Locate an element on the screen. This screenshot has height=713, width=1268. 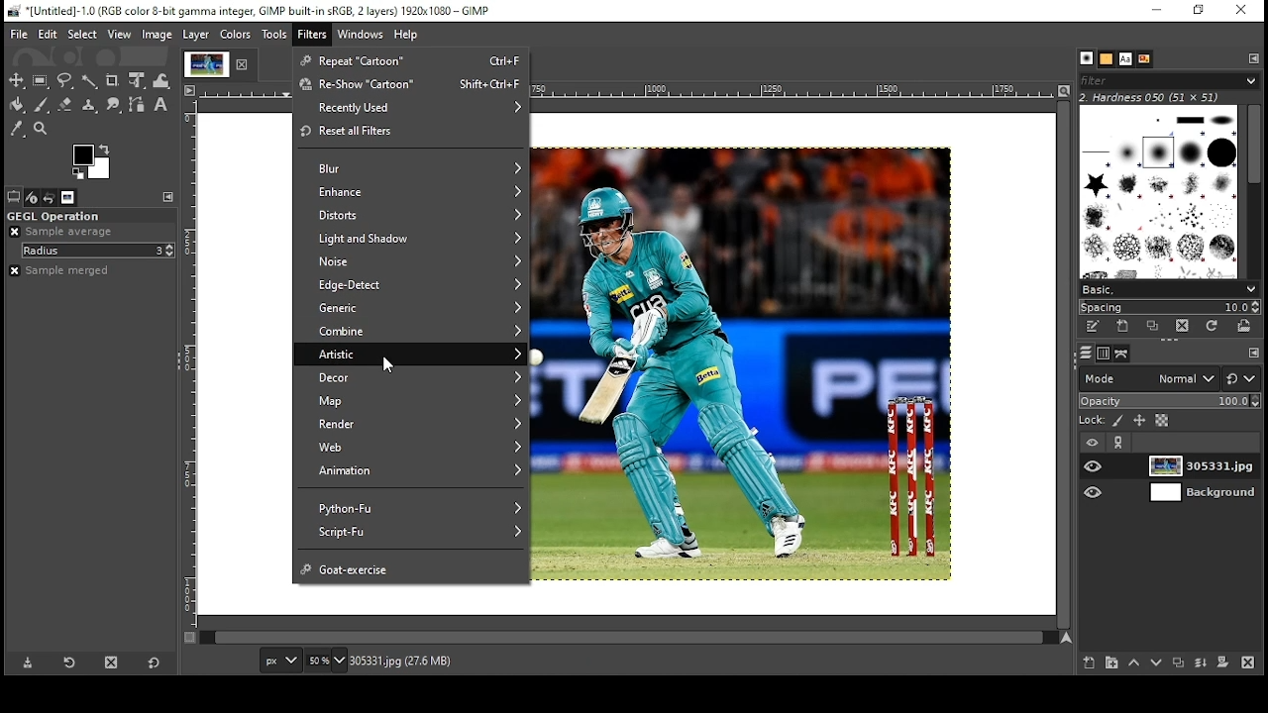
hardness 050 is located at coordinates (1164, 97).